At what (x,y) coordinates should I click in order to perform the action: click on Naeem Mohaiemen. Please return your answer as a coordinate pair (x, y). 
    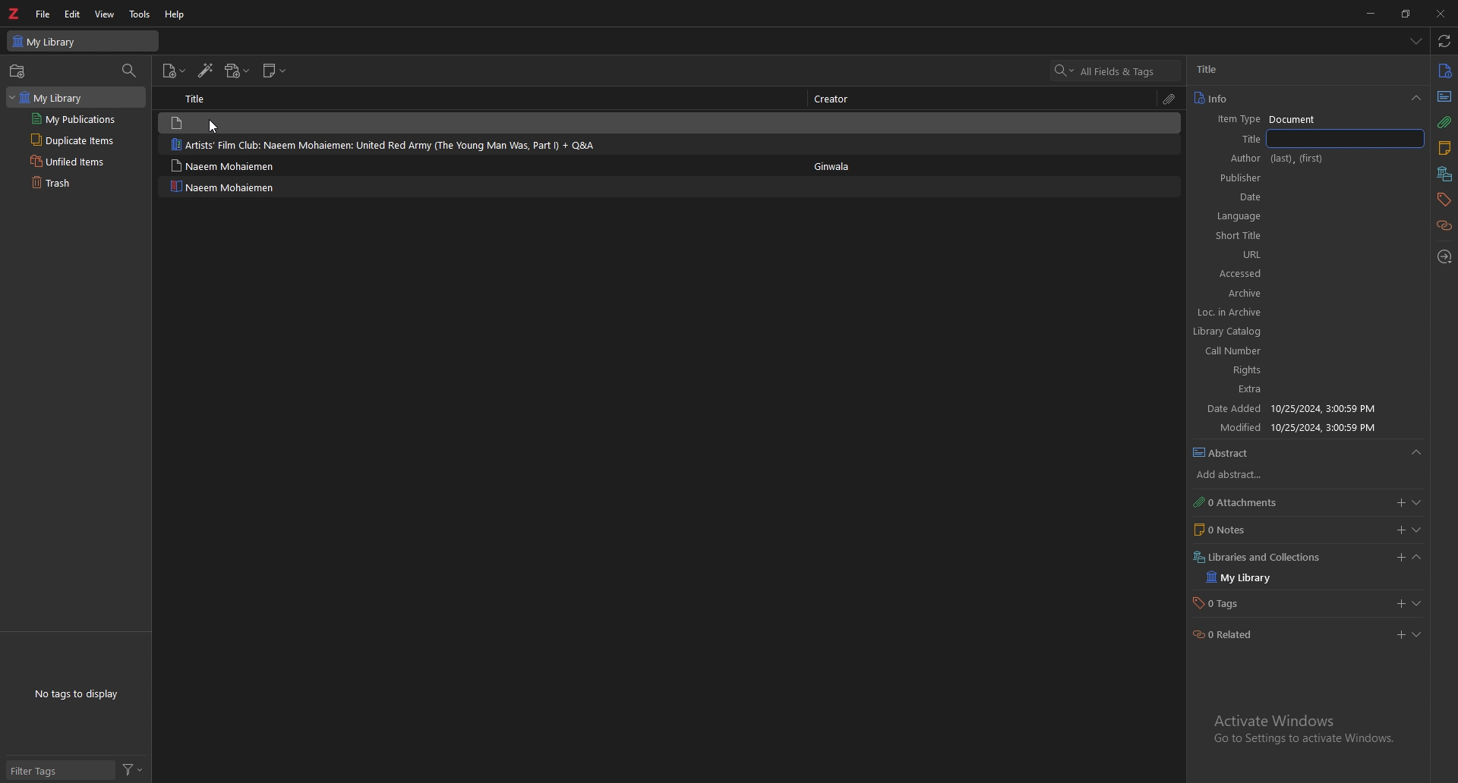
    Looking at the image, I should click on (223, 187).